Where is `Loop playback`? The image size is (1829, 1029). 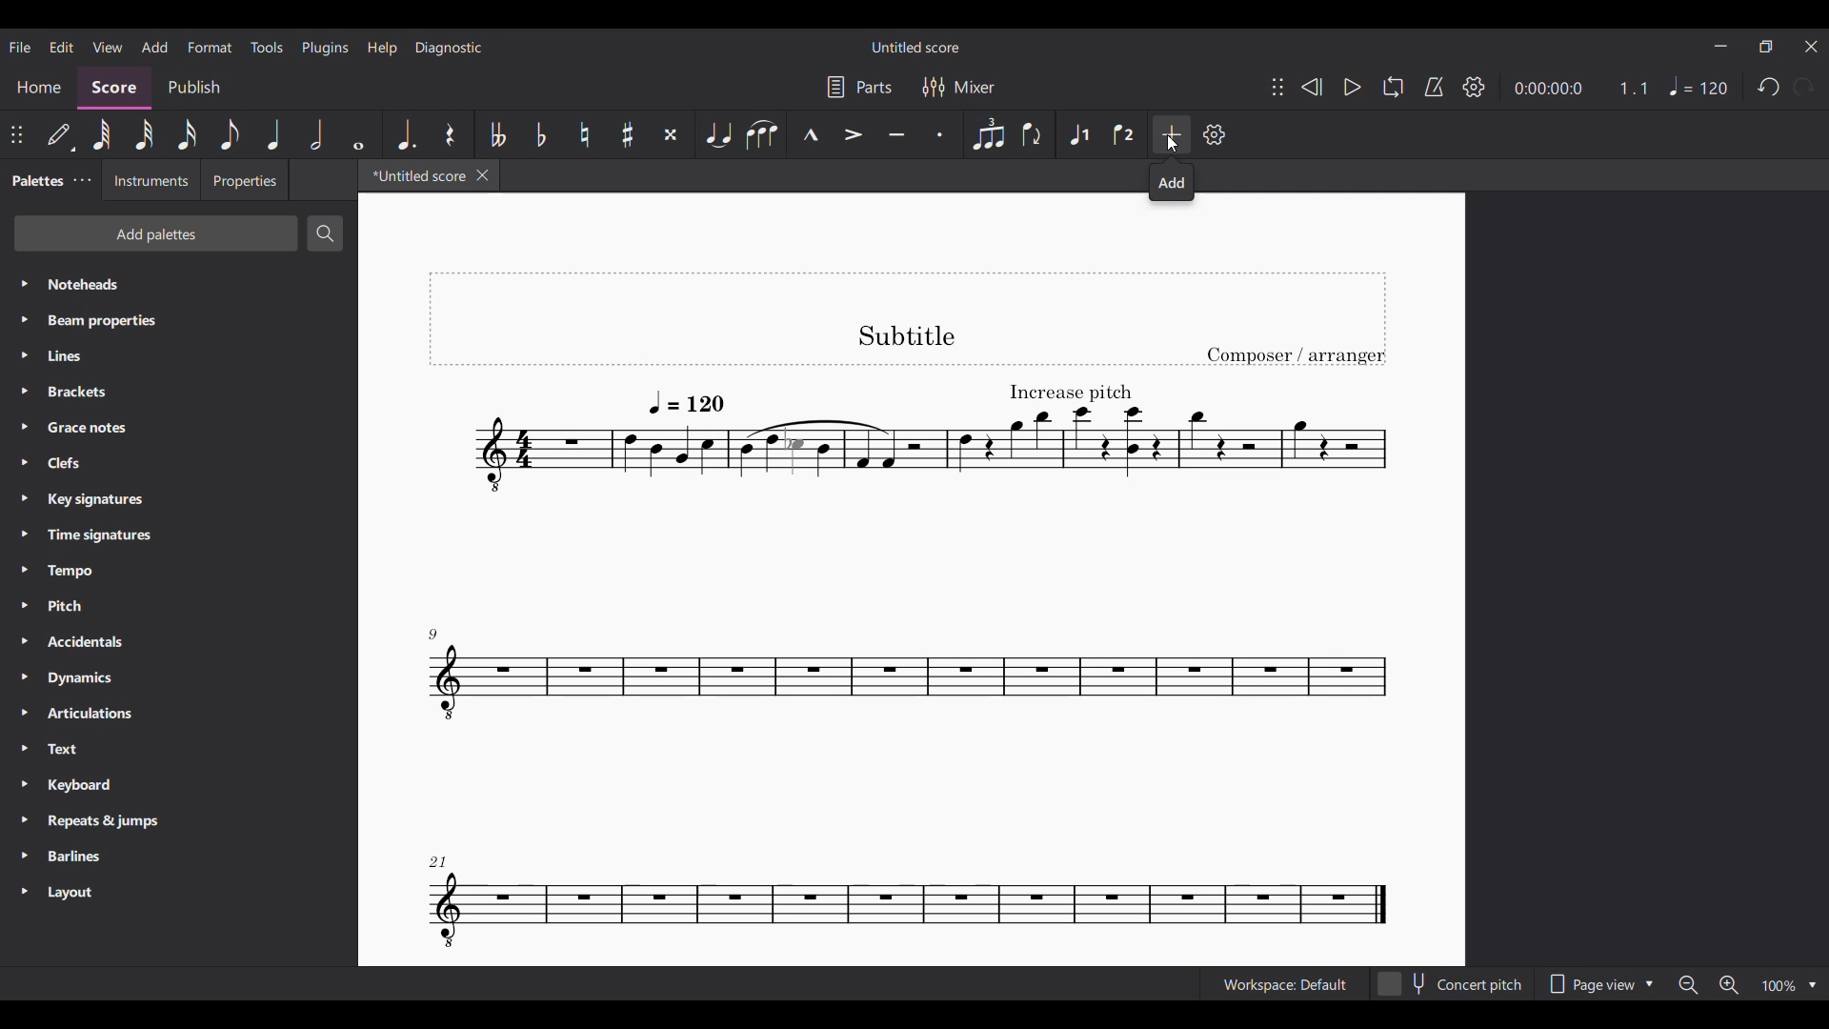 Loop playback is located at coordinates (1394, 87).